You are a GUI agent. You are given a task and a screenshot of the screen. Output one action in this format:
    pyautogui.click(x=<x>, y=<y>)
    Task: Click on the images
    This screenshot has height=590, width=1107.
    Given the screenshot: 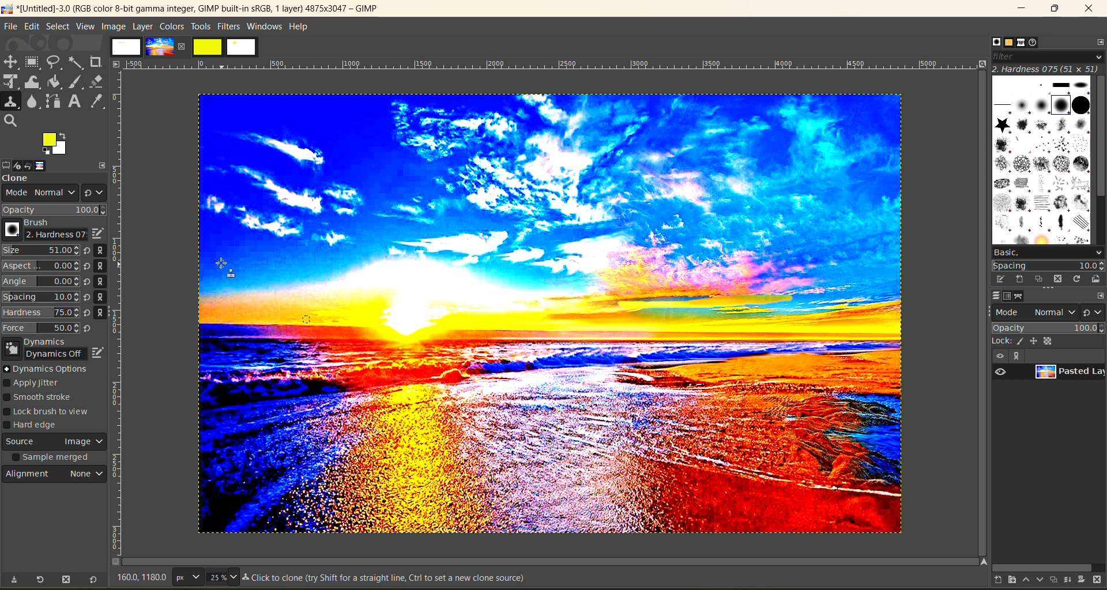 What is the action you would take?
    pyautogui.click(x=126, y=47)
    